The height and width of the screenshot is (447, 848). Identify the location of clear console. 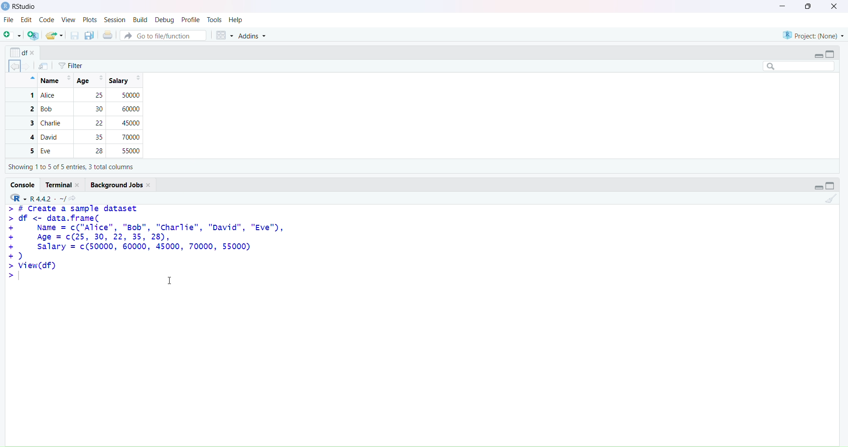
(832, 199).